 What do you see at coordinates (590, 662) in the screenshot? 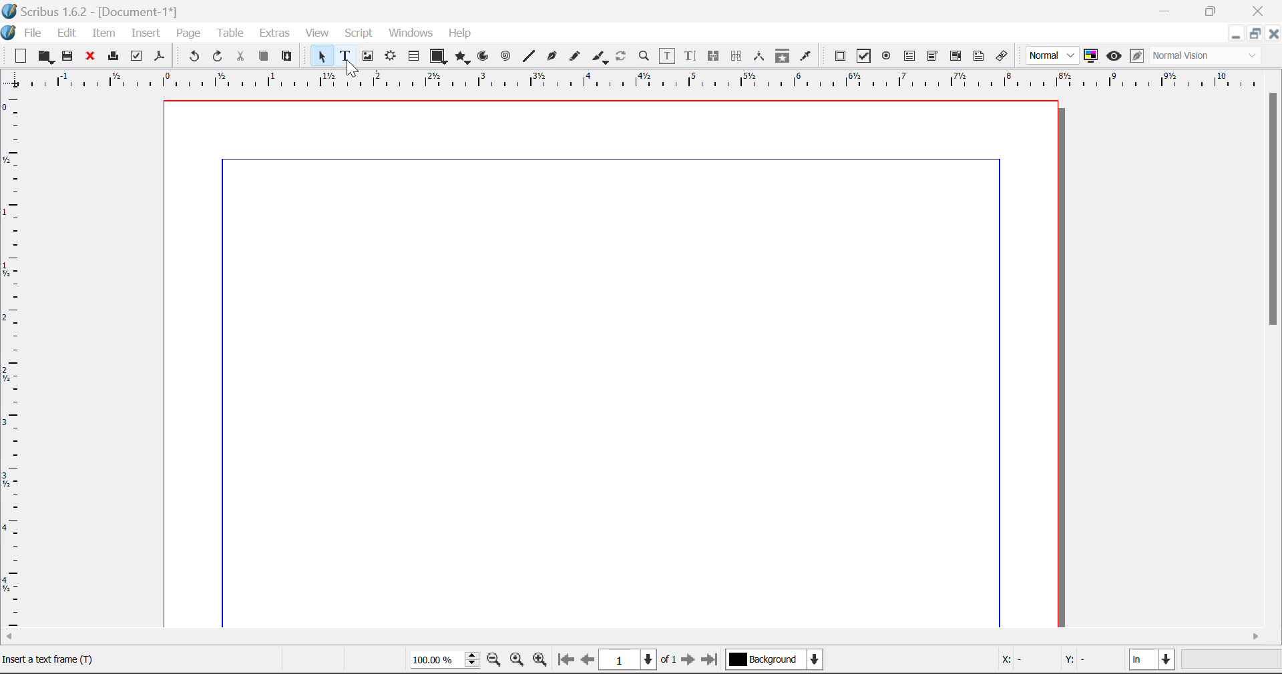
I see `Previous Page` at bounding box center [590, 662].